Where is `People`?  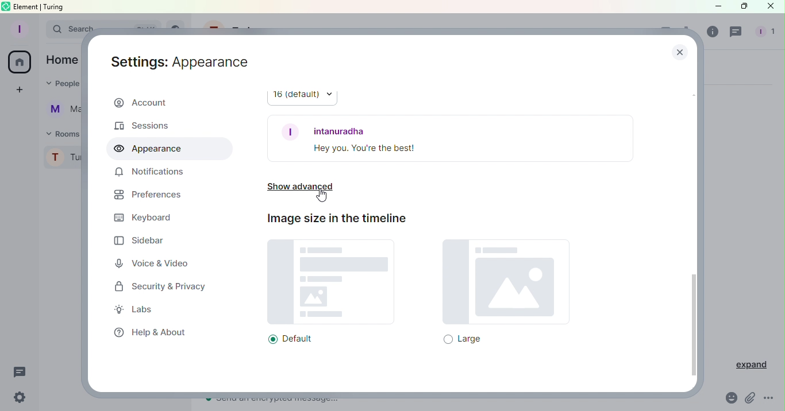 People is located at coordinates (63, 85).